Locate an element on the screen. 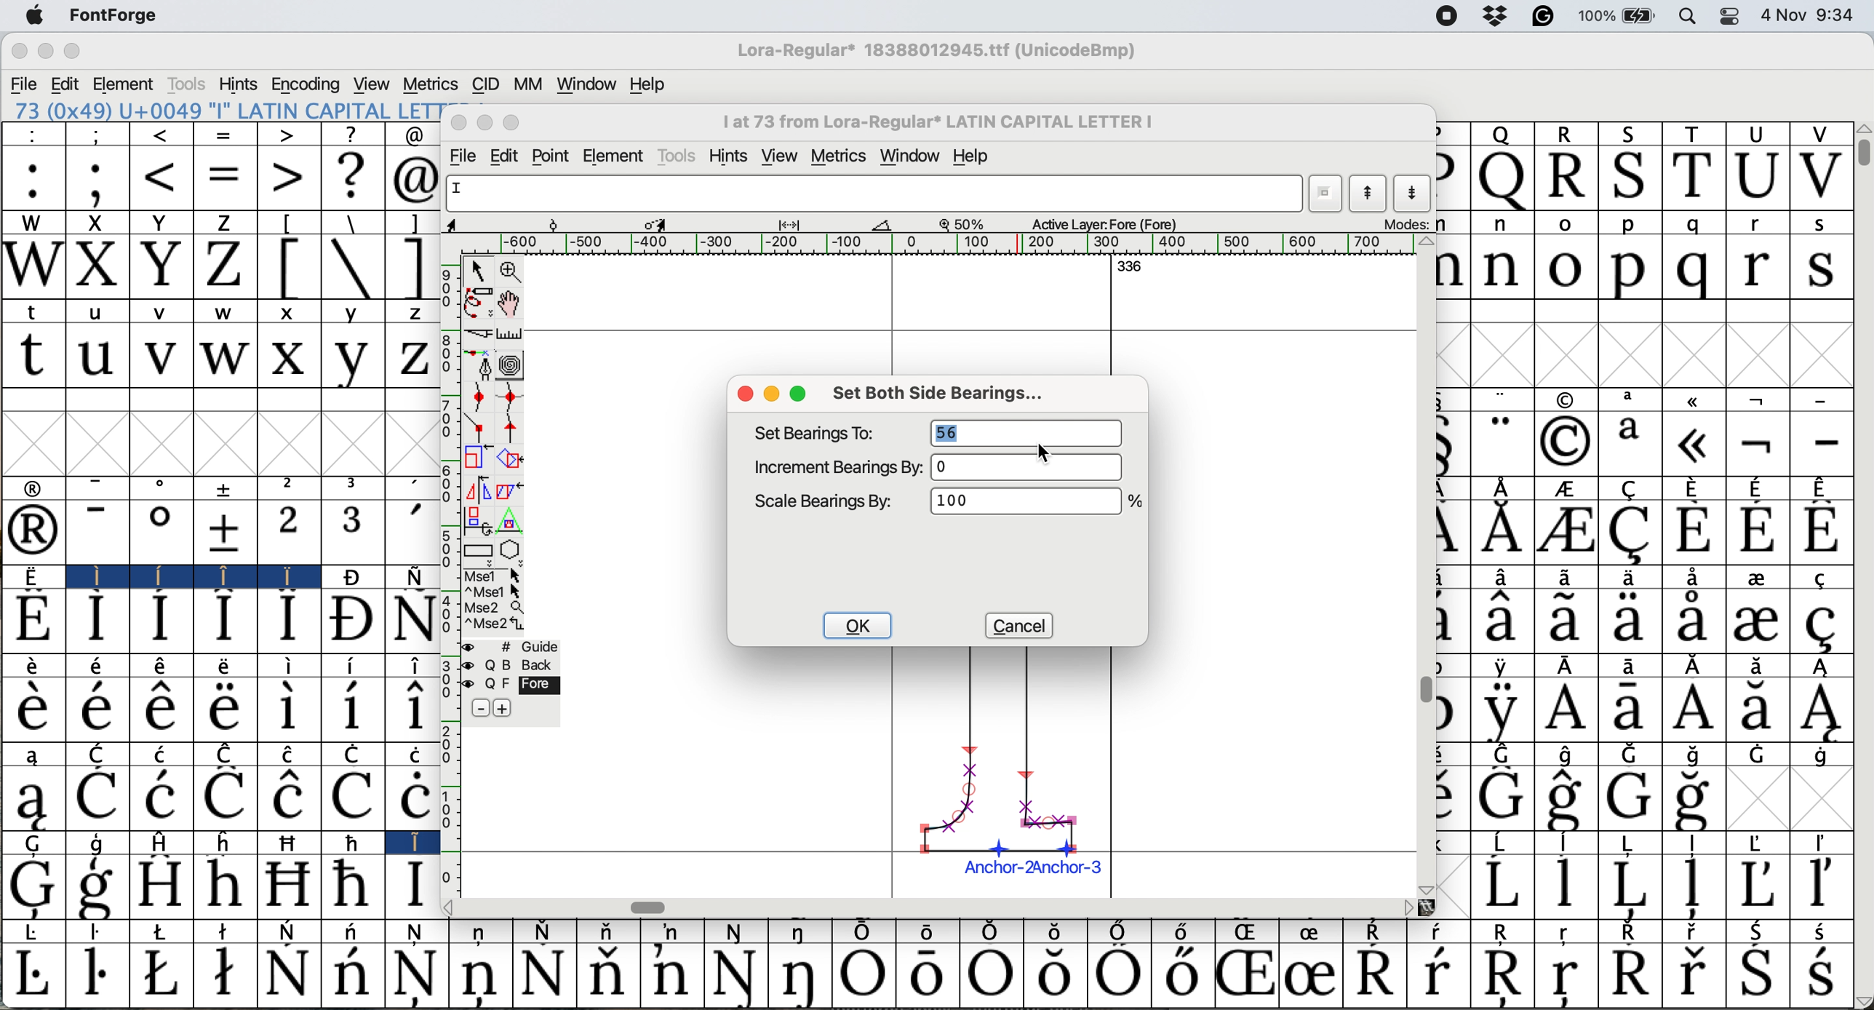  Symbol is located at coordinates (923, 977).